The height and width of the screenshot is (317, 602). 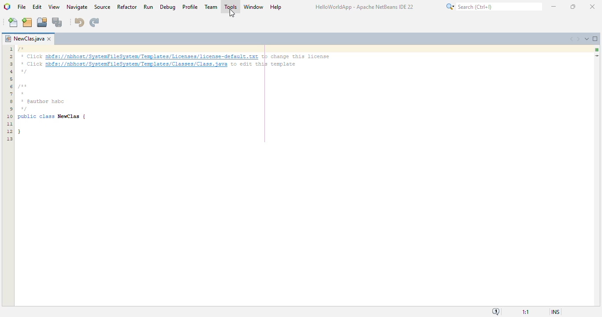 I want to click on redo, so click(x=95, y=22).